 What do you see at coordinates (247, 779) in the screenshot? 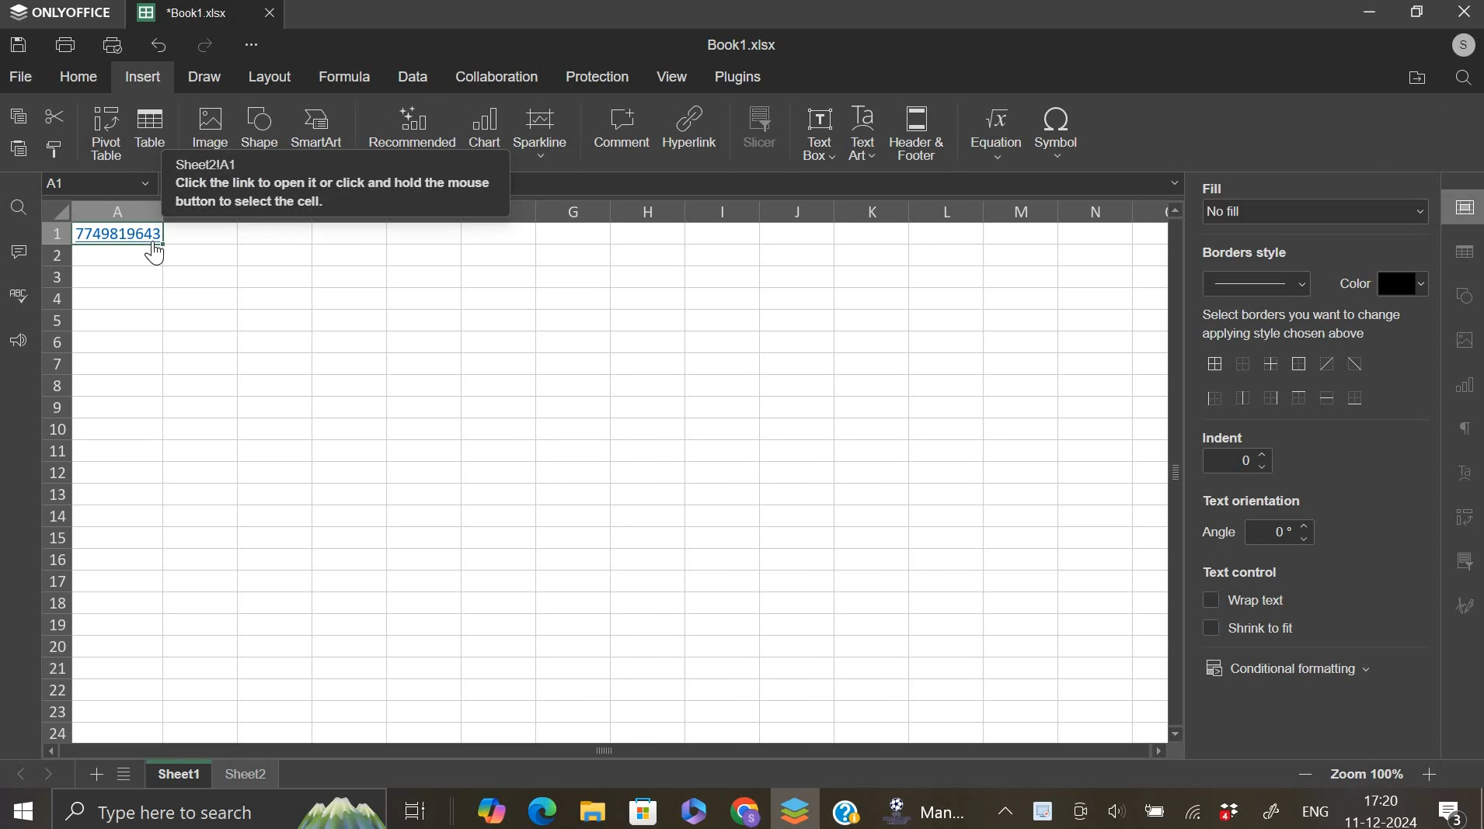
I see `sheet 2` at bounding box center [247, 779].